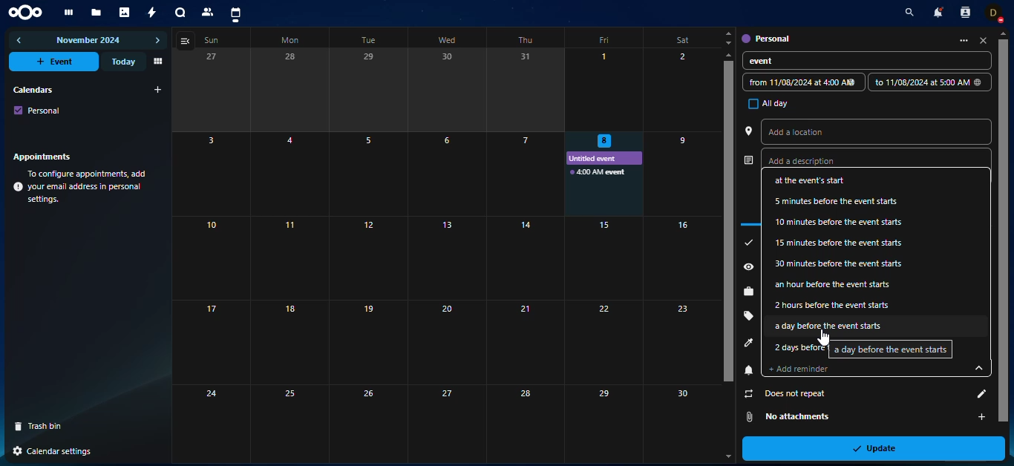 The image size is (1014, 466). I want to click on contact, so click(964, 13).